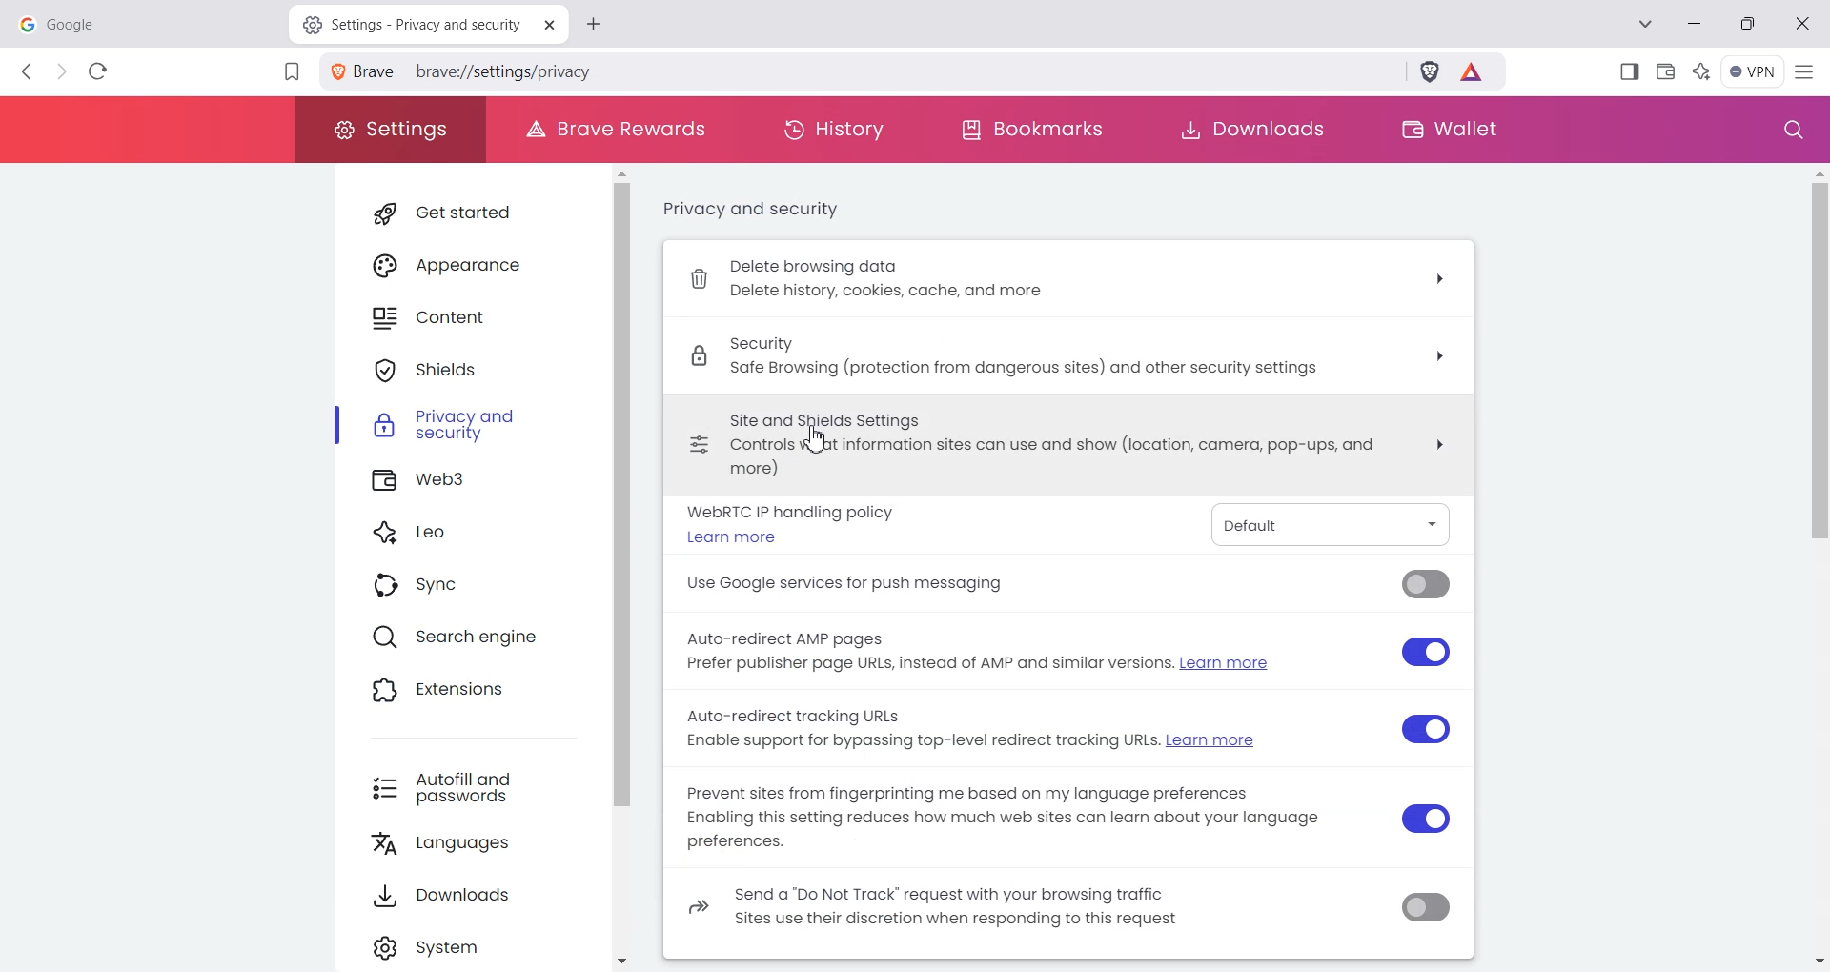  Describe the element at coordinates (812, 441) in the screenshot. I see `Cursor` at that location.